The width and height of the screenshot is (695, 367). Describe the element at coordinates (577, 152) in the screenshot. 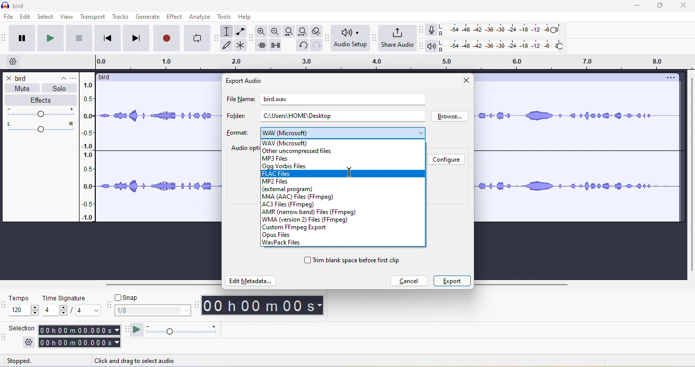

I see `record audio` at that location.